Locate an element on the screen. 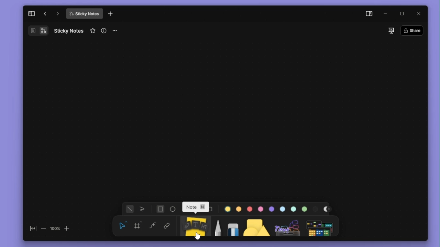  circle is located at coordinates (174, 209).